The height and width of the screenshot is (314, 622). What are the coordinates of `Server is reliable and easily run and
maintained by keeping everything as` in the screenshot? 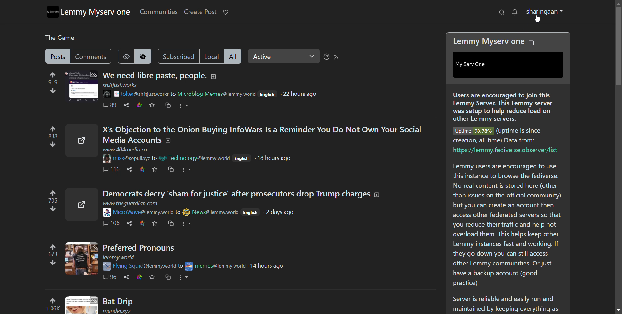 It's located at (507, 303).